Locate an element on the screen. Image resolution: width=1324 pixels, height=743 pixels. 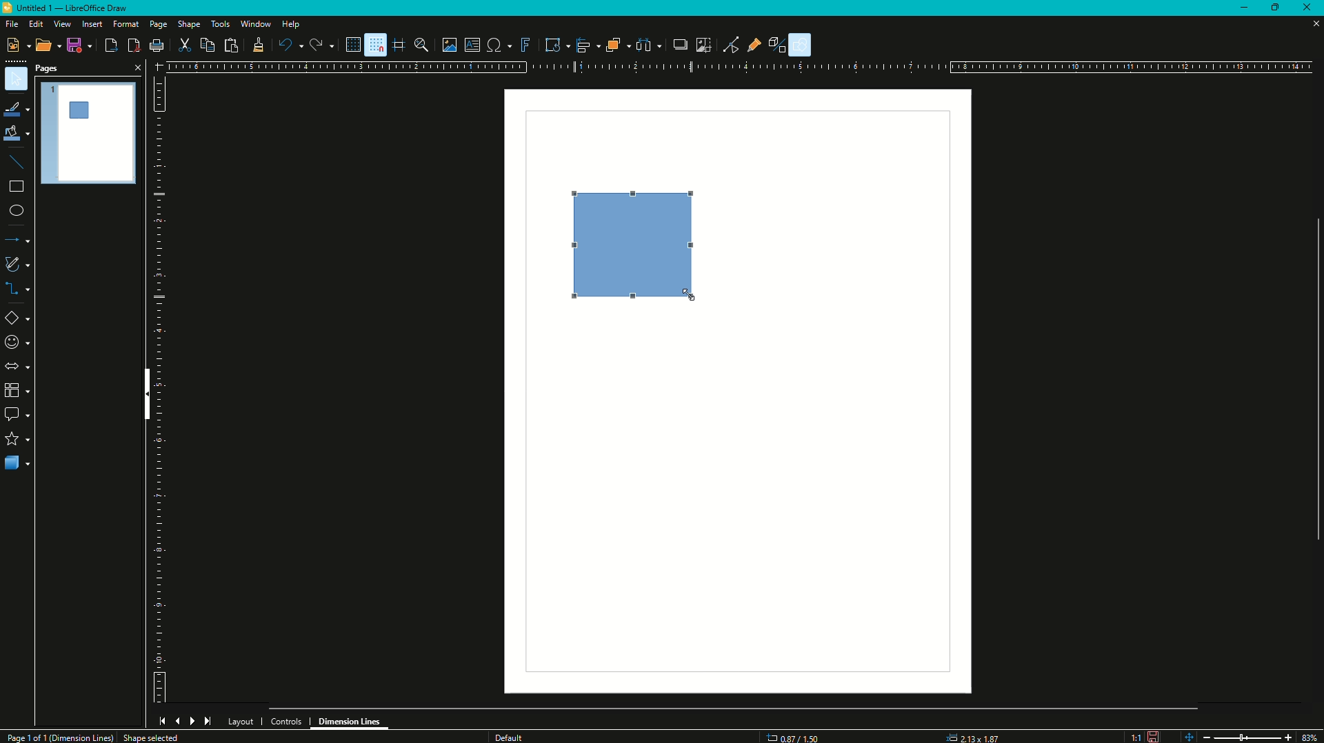
Help is located at coordinates (291, 26).